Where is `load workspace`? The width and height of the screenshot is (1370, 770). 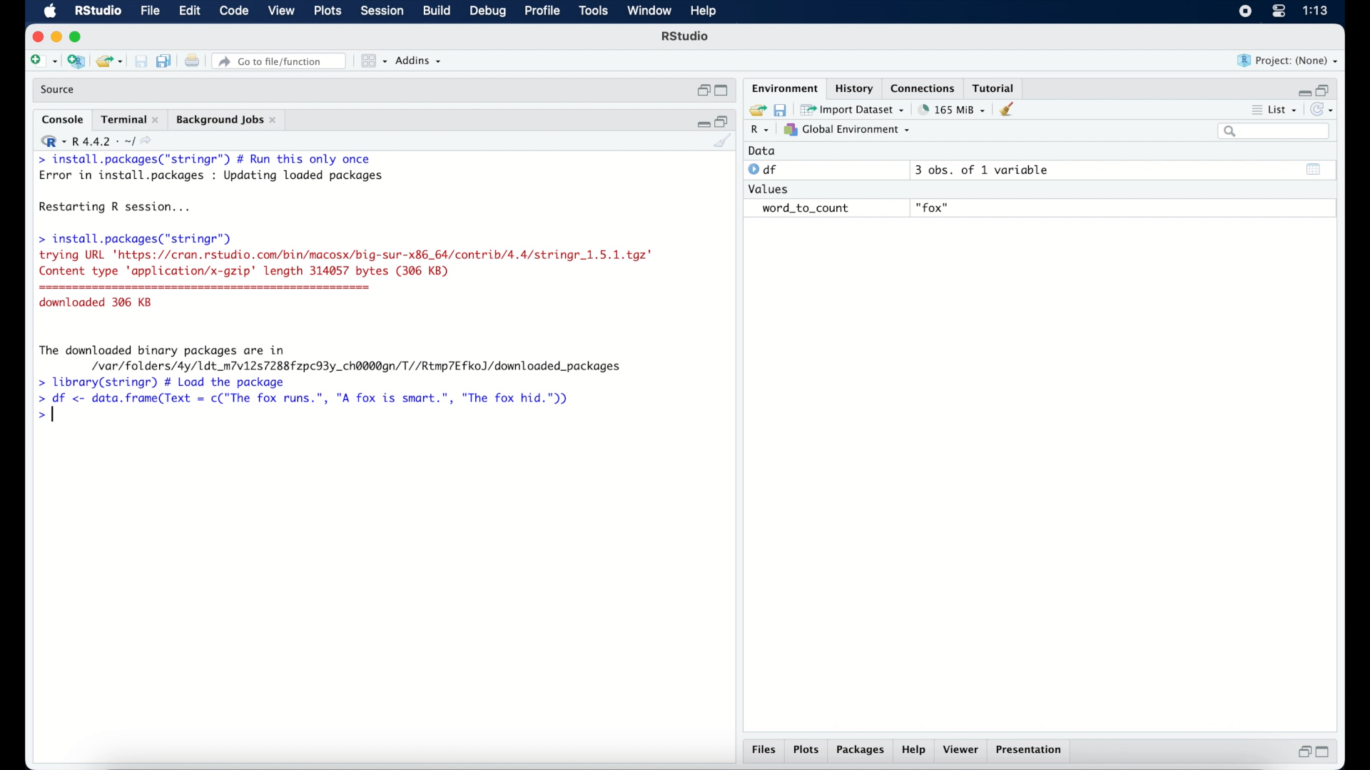
load workspace is located at coordinates (755, 111).